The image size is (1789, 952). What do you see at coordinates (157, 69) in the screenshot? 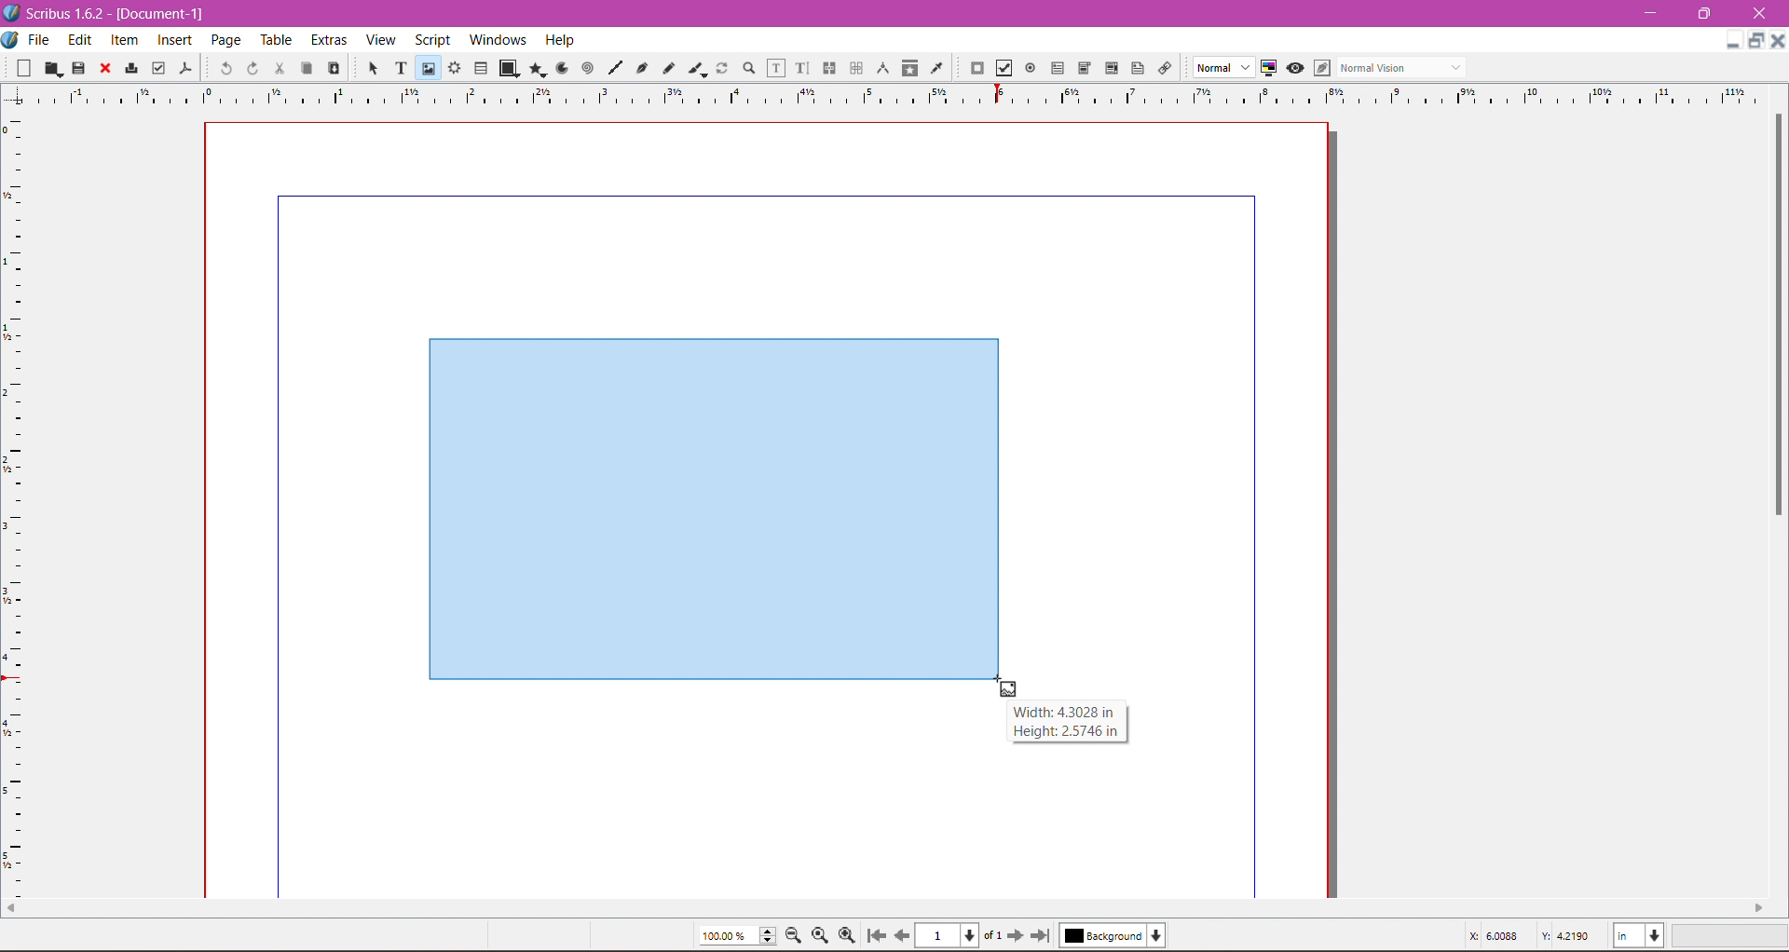
I see `Preflight Verifier` at bounding box center [157, 69].